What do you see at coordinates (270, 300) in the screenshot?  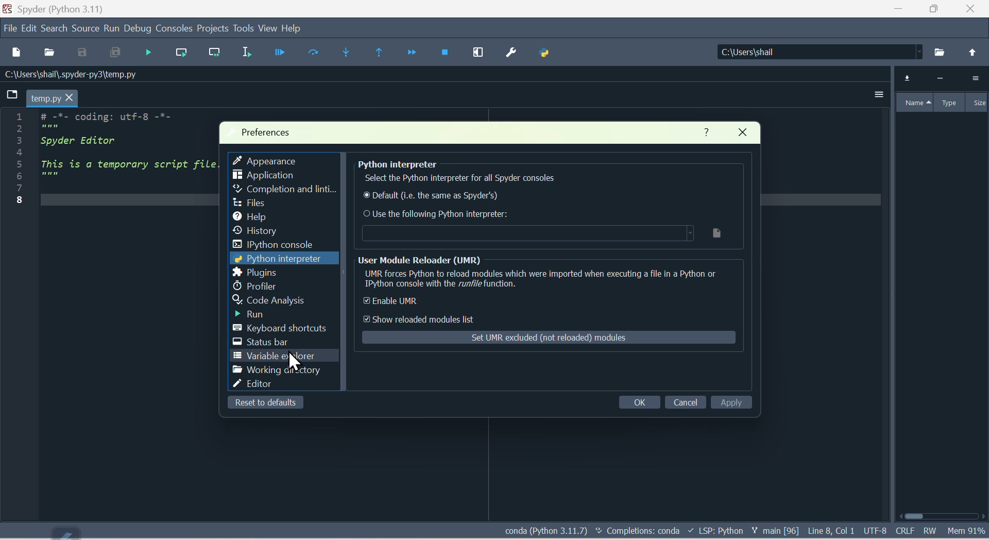 I see `Code analysis` at bounding box center [270, 300].